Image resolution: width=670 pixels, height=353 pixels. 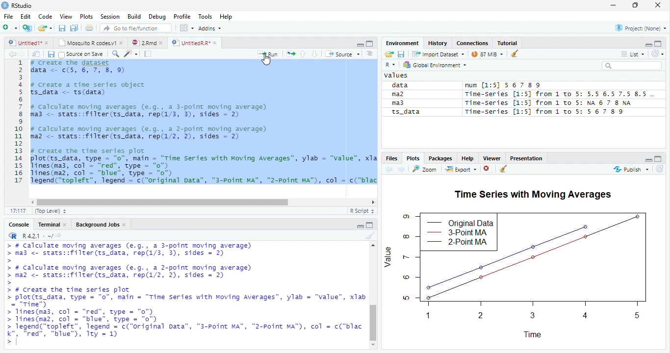 I want to click on Refresh, so click(x=658, y=54).